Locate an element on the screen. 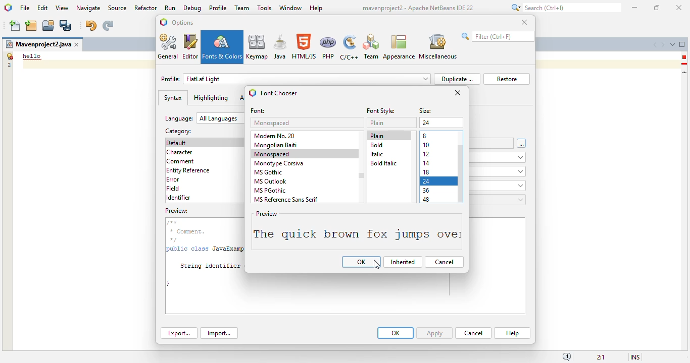 This screenshot has height=363, width=690. edit is located at coordinates (43, 8).